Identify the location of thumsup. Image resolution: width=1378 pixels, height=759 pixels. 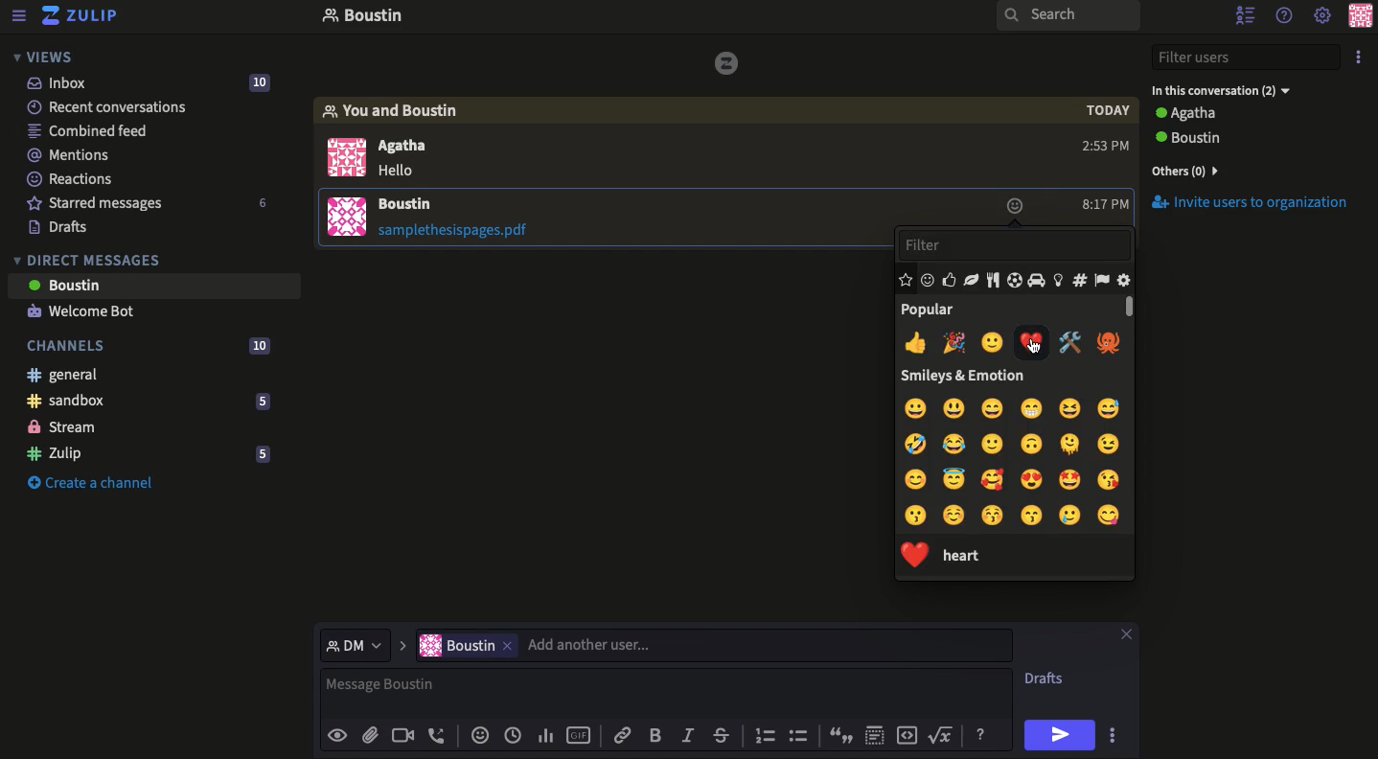
(917, 342).